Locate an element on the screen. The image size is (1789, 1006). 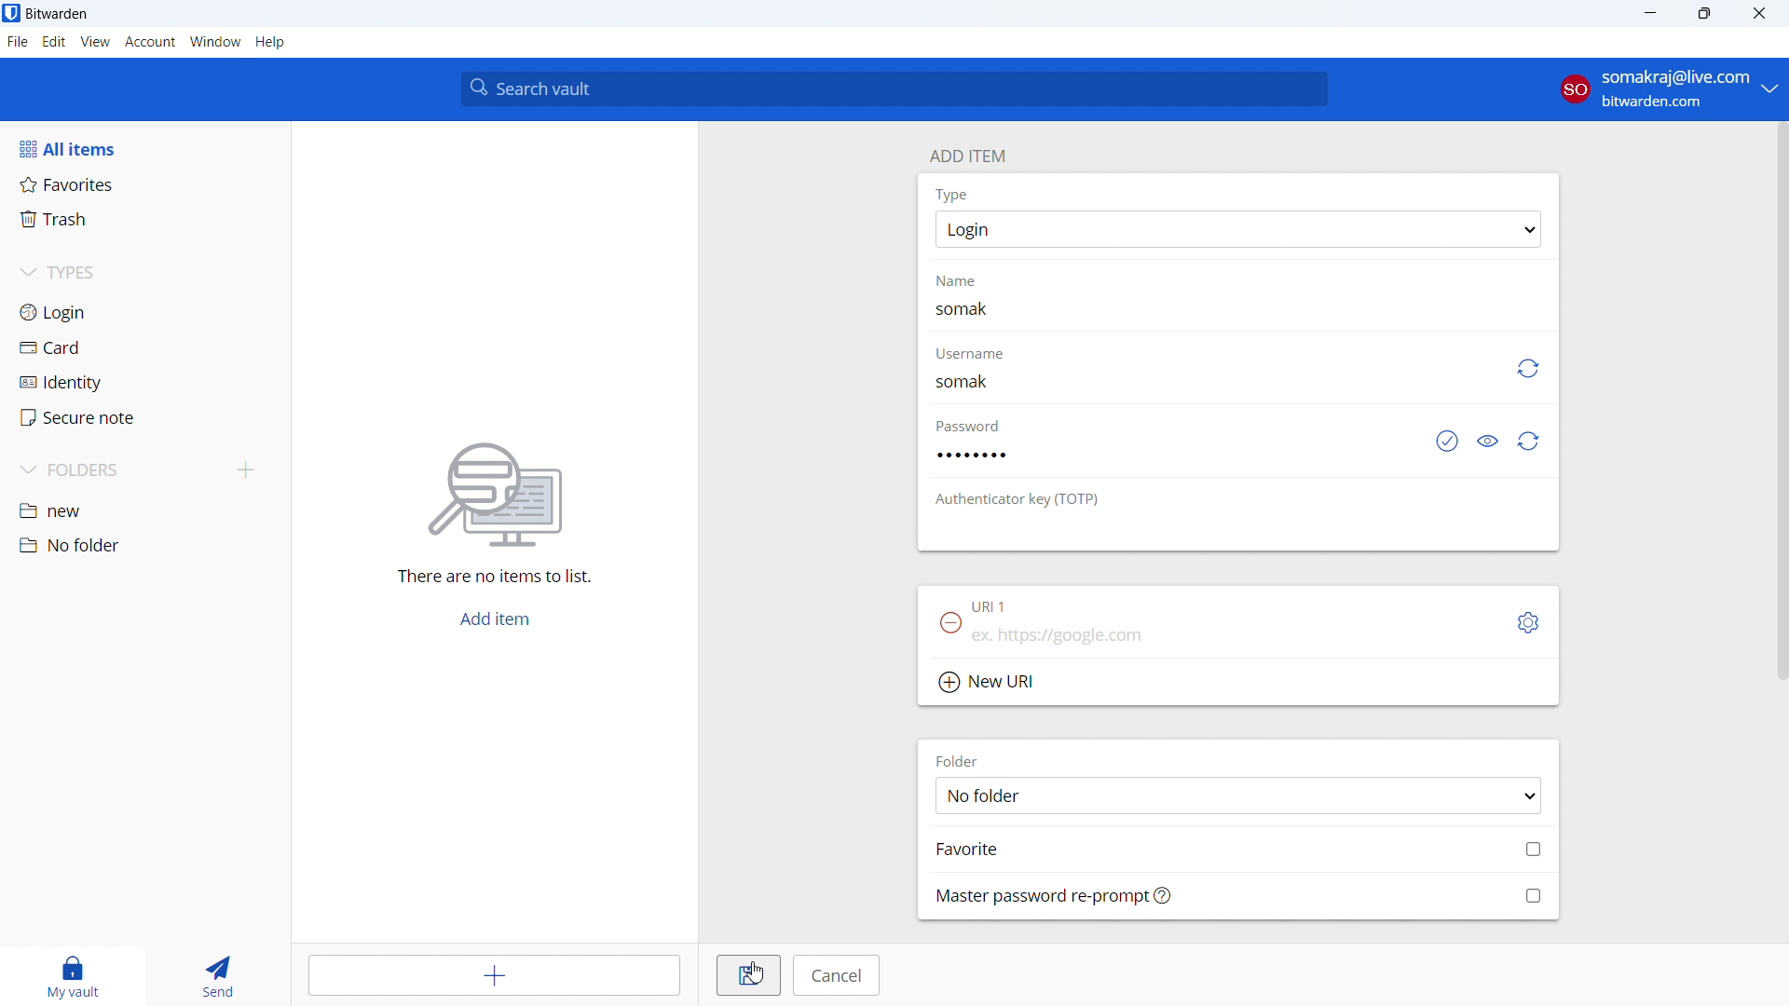
account is located at coordinates (150, 42).